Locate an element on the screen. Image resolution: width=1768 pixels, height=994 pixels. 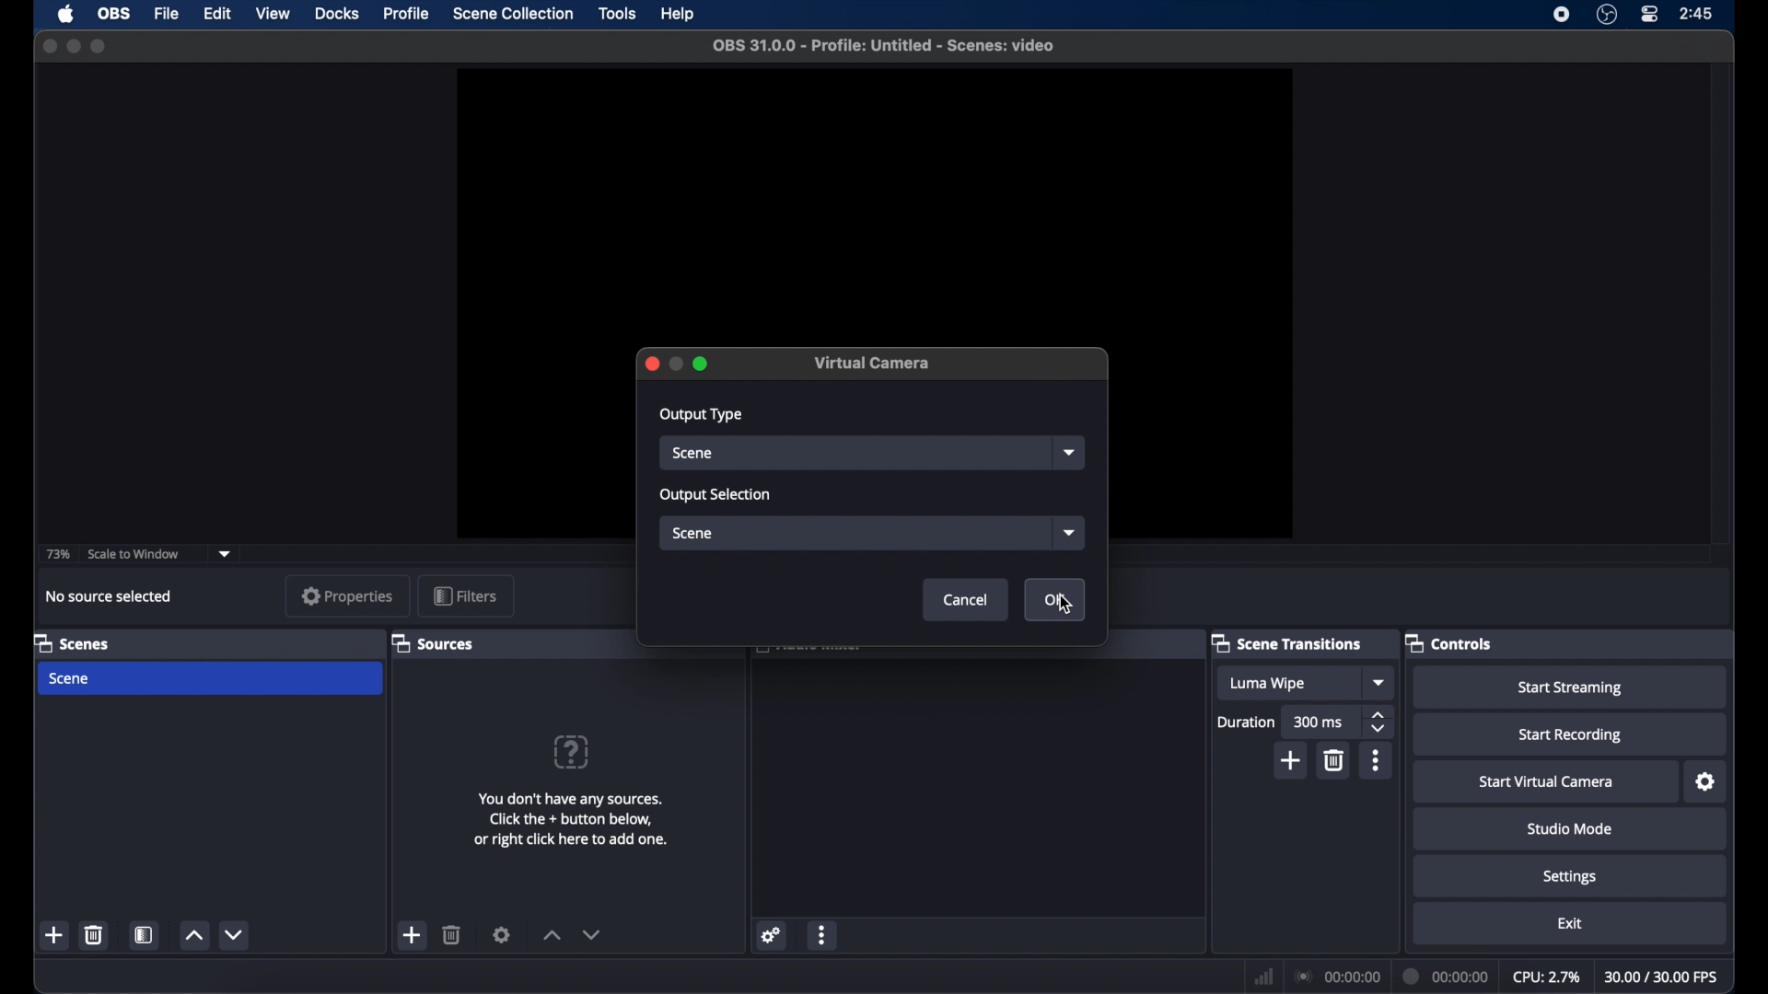
maximize is located at coordinates (100, 46).